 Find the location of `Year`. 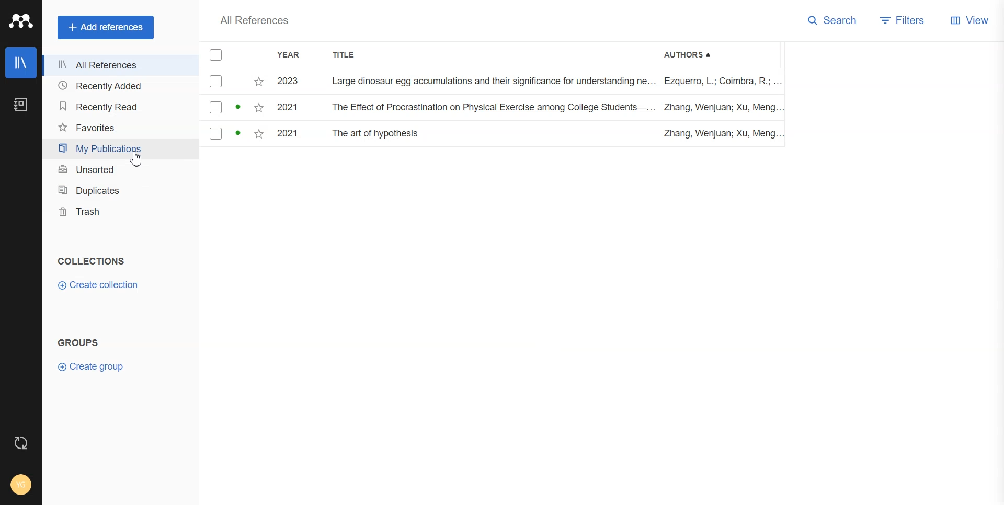

Year is located at coordinates (295, 55).